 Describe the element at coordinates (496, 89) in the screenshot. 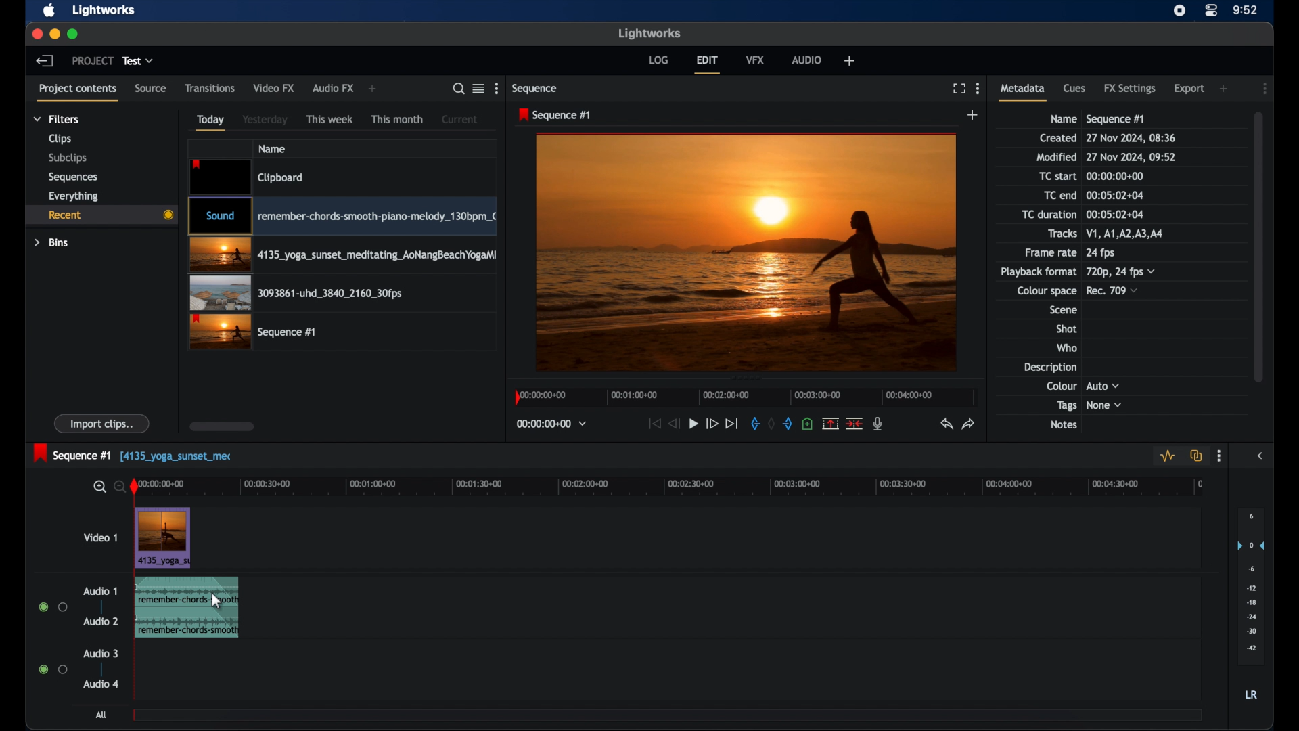

I see `more options` at that location.